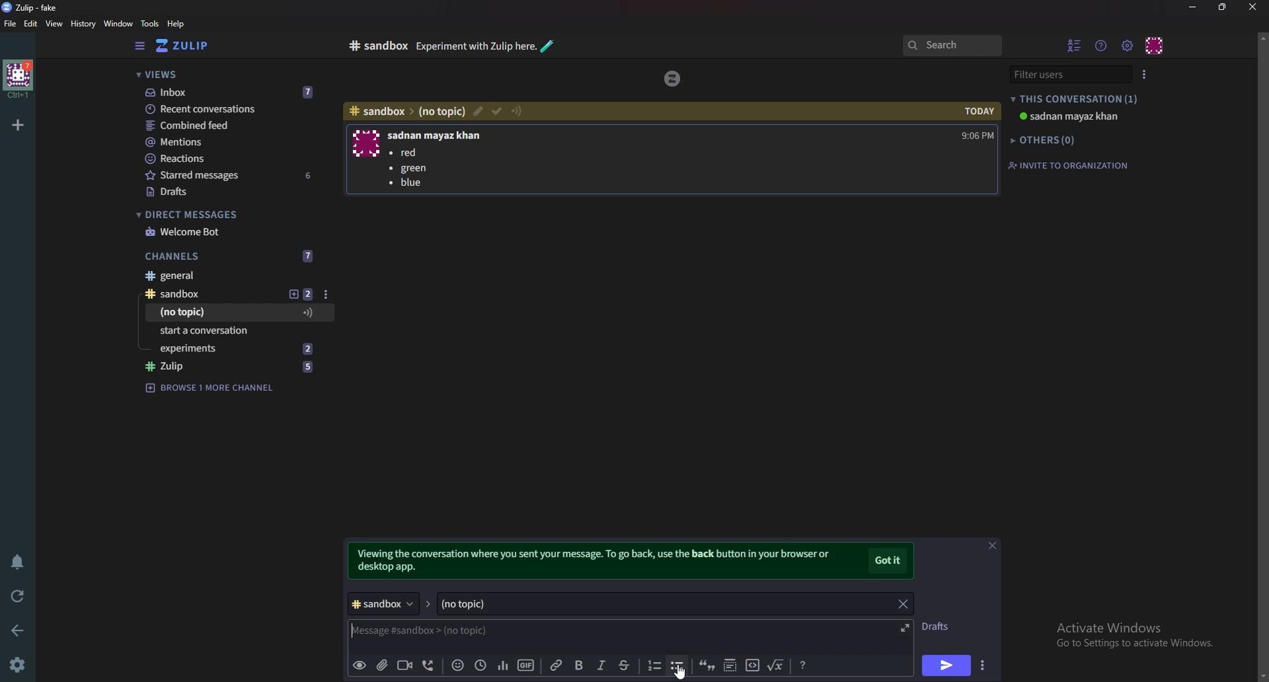 The width and height of the screenshot is (1269, 682). What do you see at coordinates (1262, 357) in the screenshot?
I see `scroll bar` at bounding box center [1262, 357].